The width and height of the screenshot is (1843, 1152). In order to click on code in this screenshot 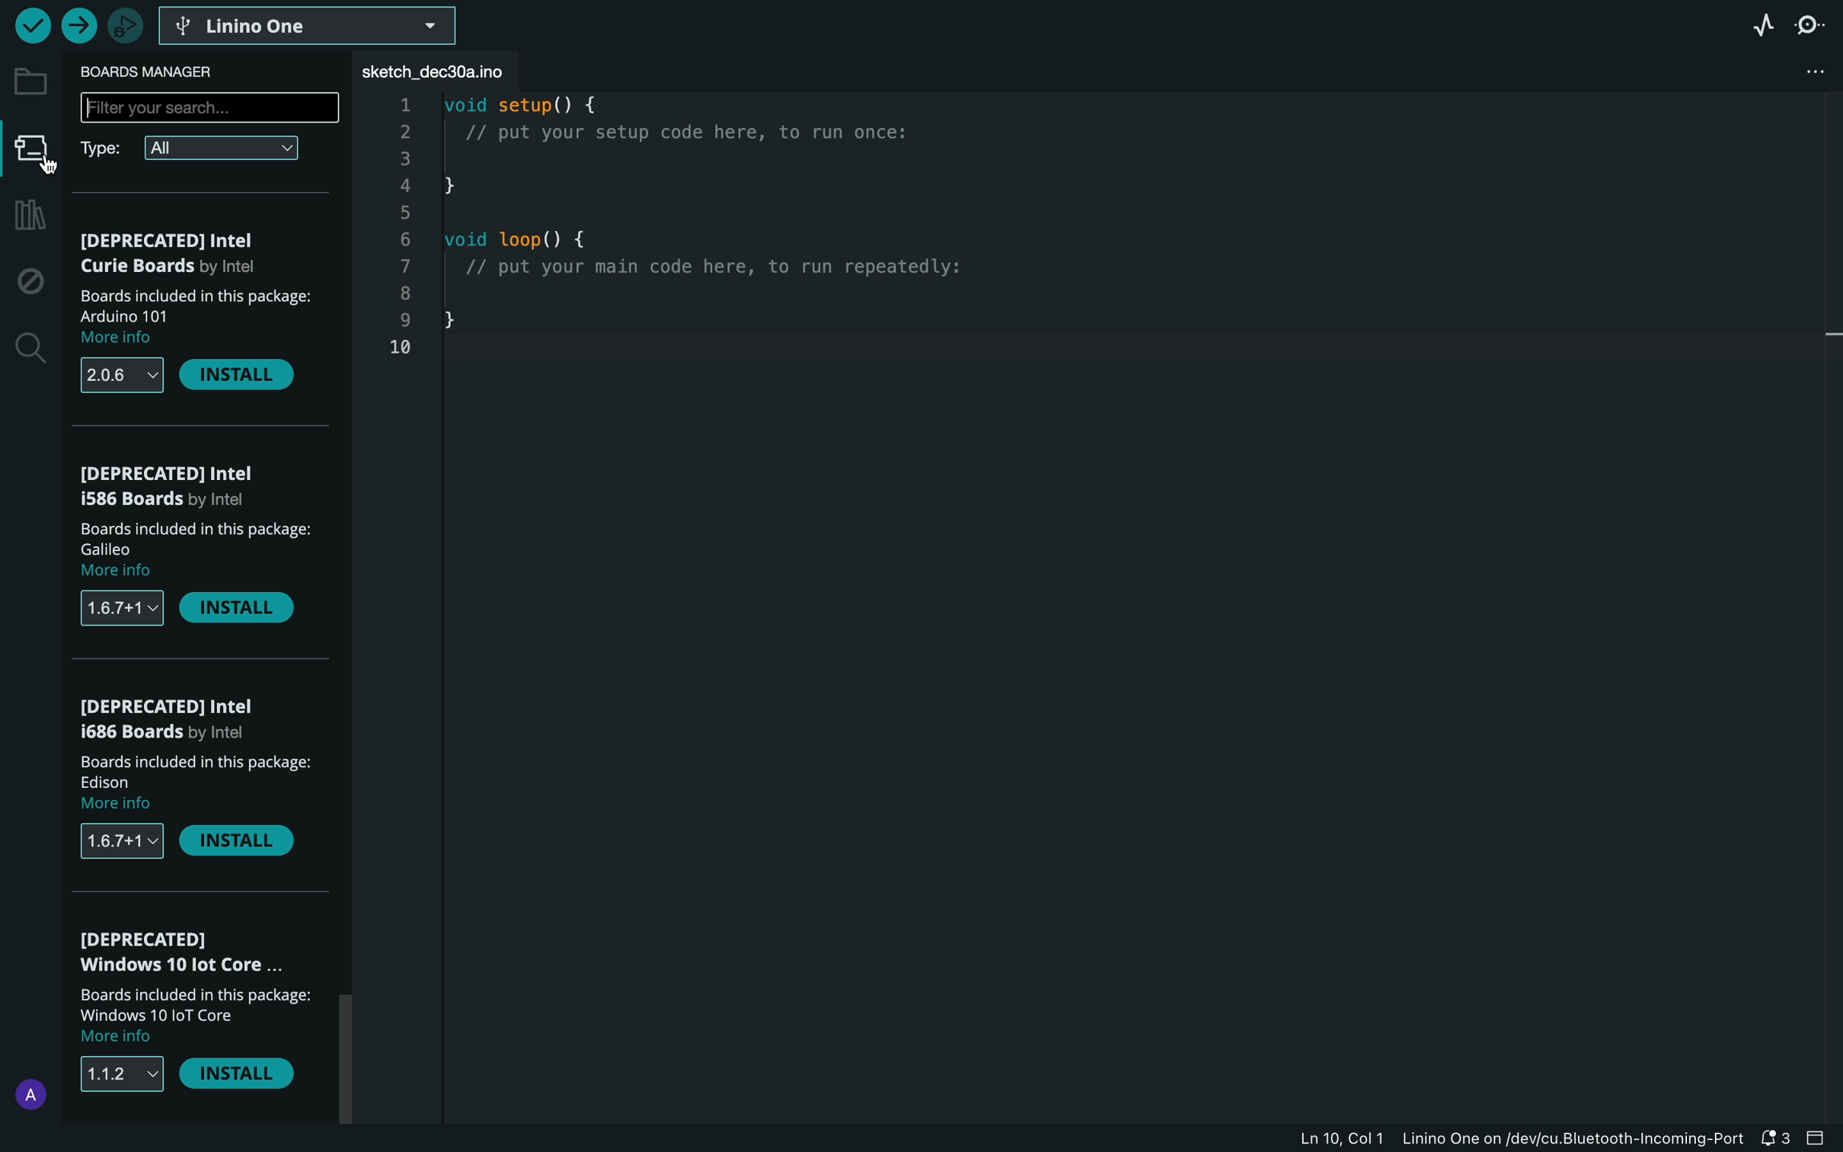, I will do `click(735, 239)`.